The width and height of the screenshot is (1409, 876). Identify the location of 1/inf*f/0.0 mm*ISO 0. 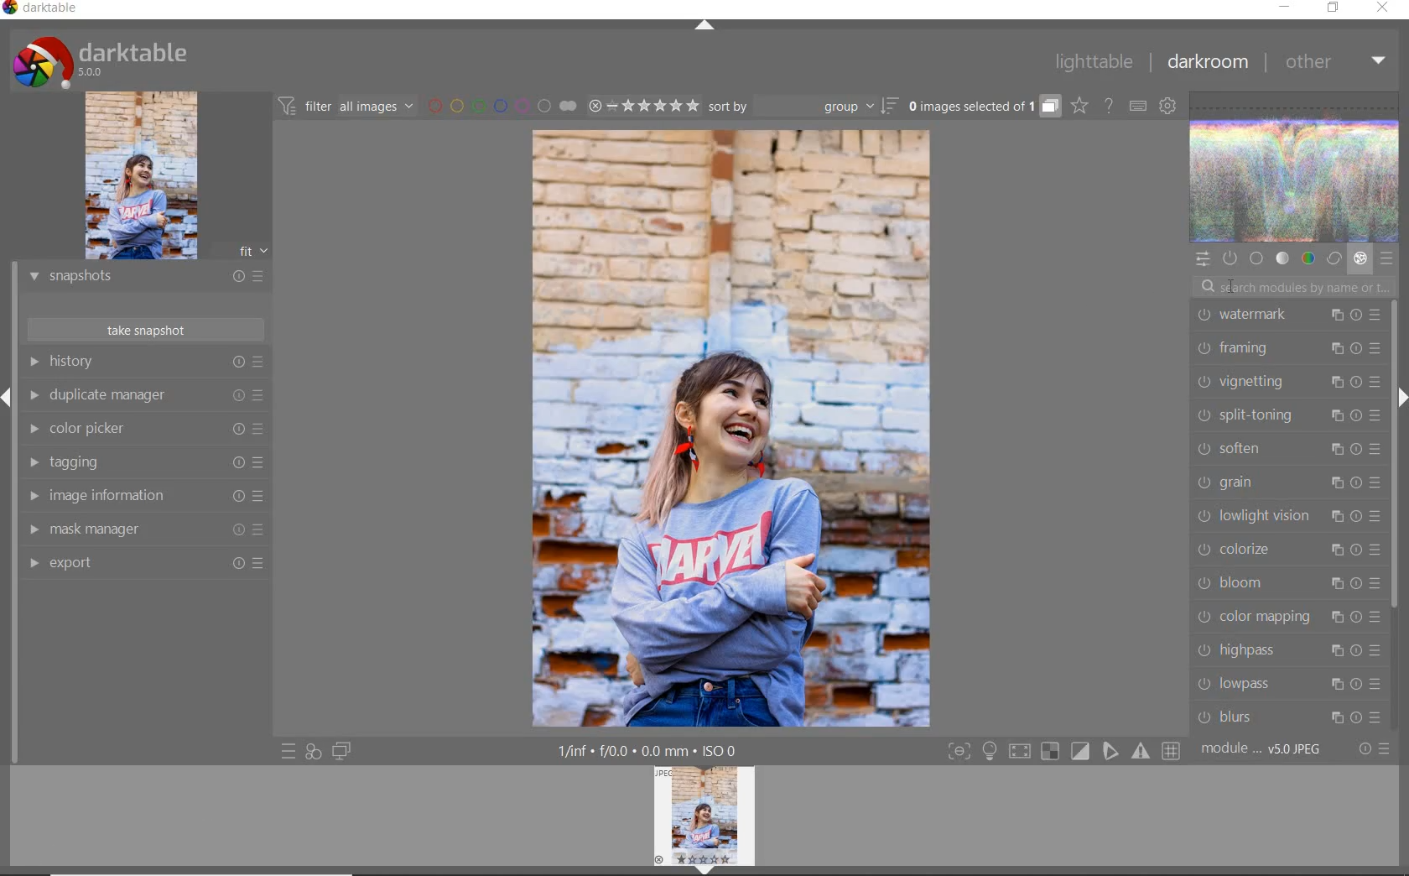
(652, 751).